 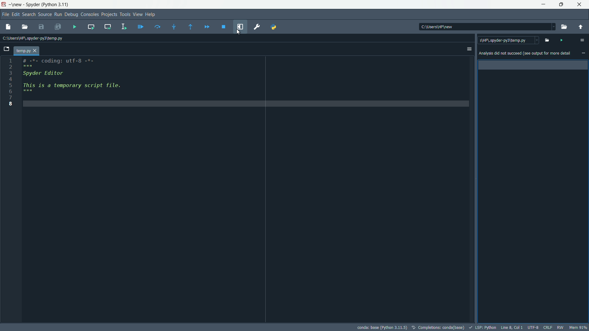 What do you see at coordinates (486, 327) in the screenshot?
I see `LSP:Python` at bounding box center [486, 327].